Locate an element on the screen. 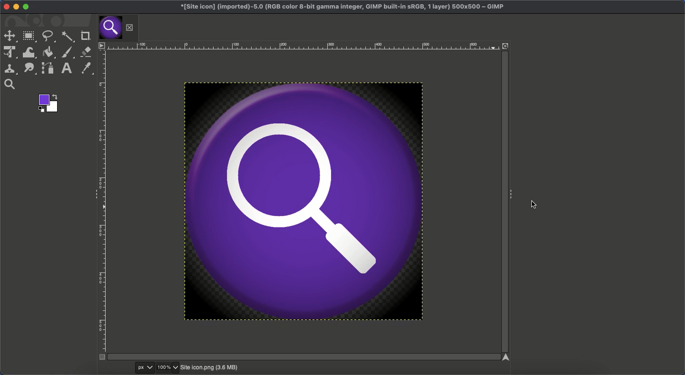  Clone is located at coordinates (10, 69).